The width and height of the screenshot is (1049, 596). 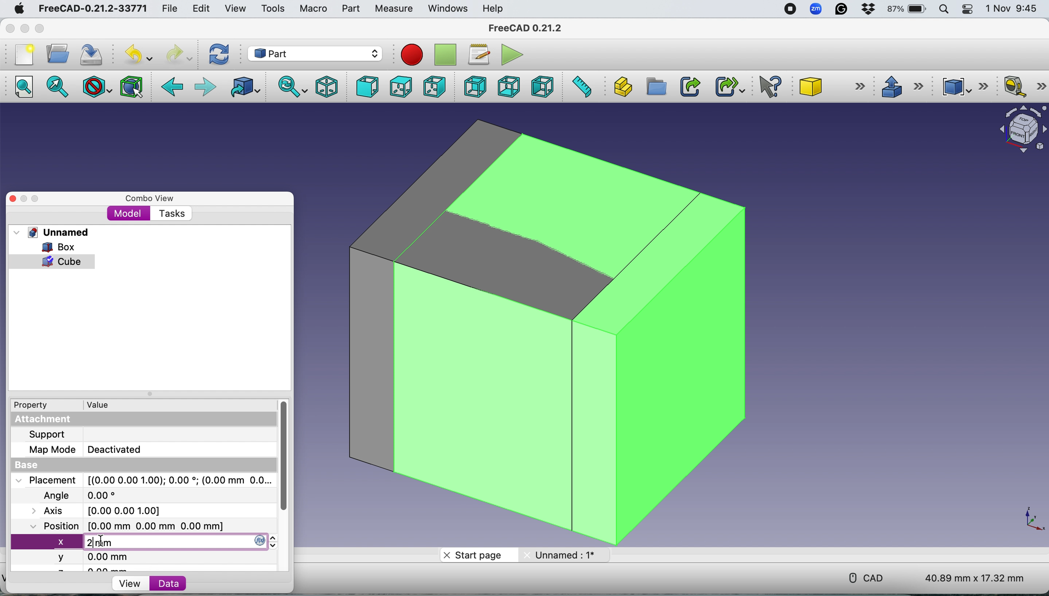 I want to click on Combo view, so click(x=150, y=199).